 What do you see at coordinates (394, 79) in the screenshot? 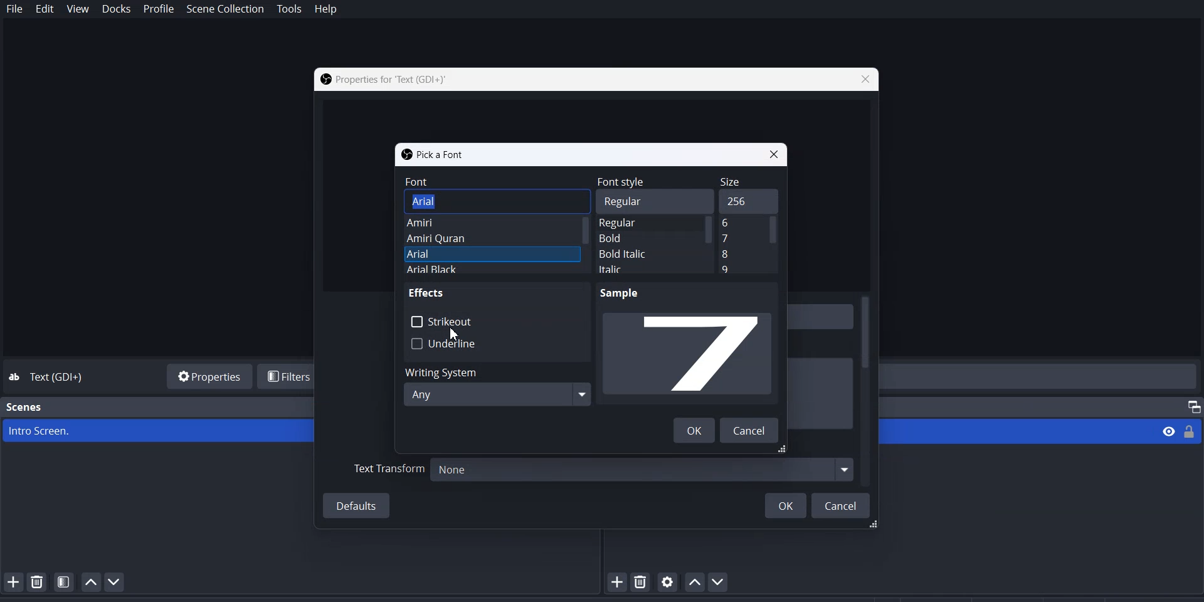
I see `Properties for Text (GDI+)` at bounding box center [394, 79].